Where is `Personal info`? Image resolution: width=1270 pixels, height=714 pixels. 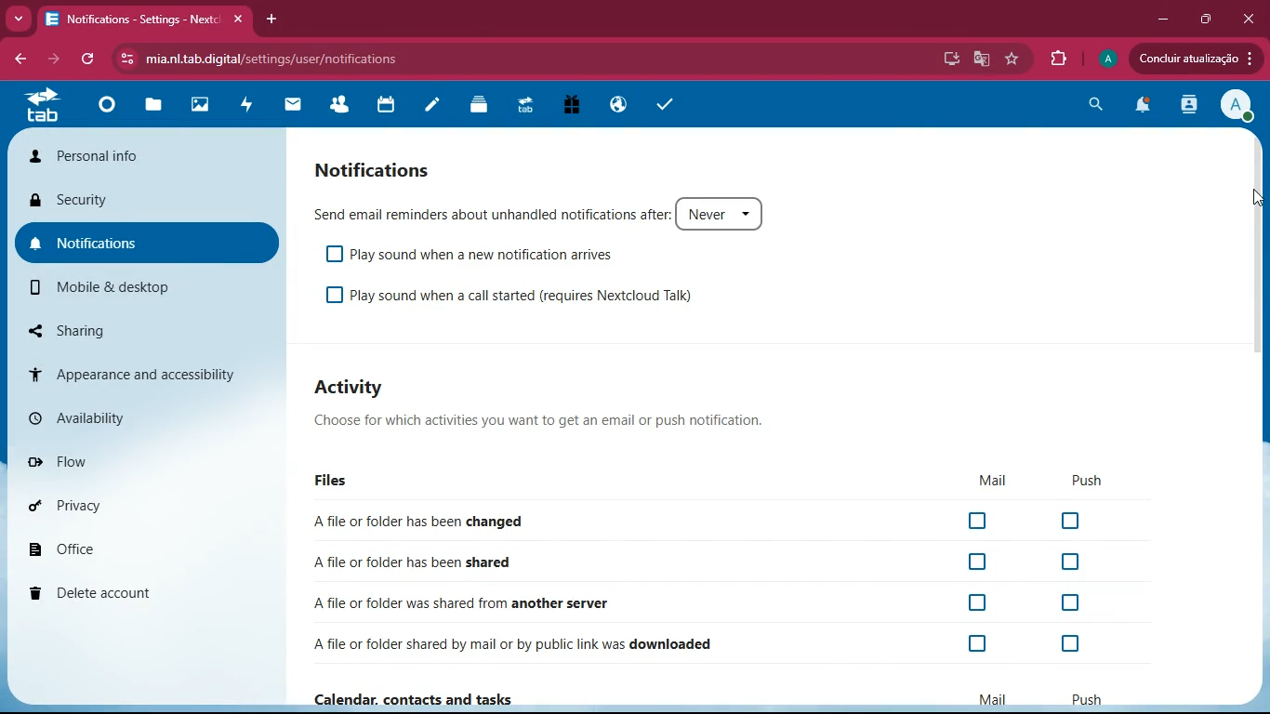
Personal info is located at coordinates (149, 155).